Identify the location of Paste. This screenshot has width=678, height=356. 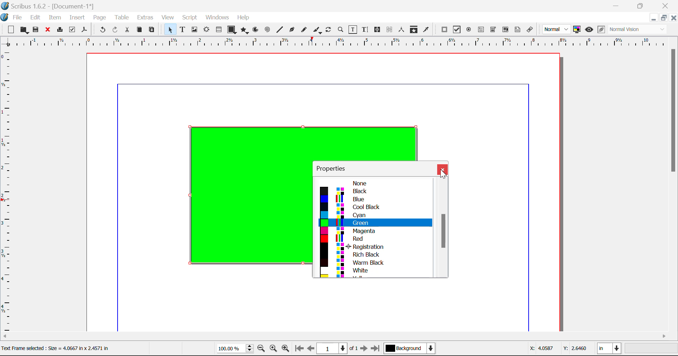
(152, 30).